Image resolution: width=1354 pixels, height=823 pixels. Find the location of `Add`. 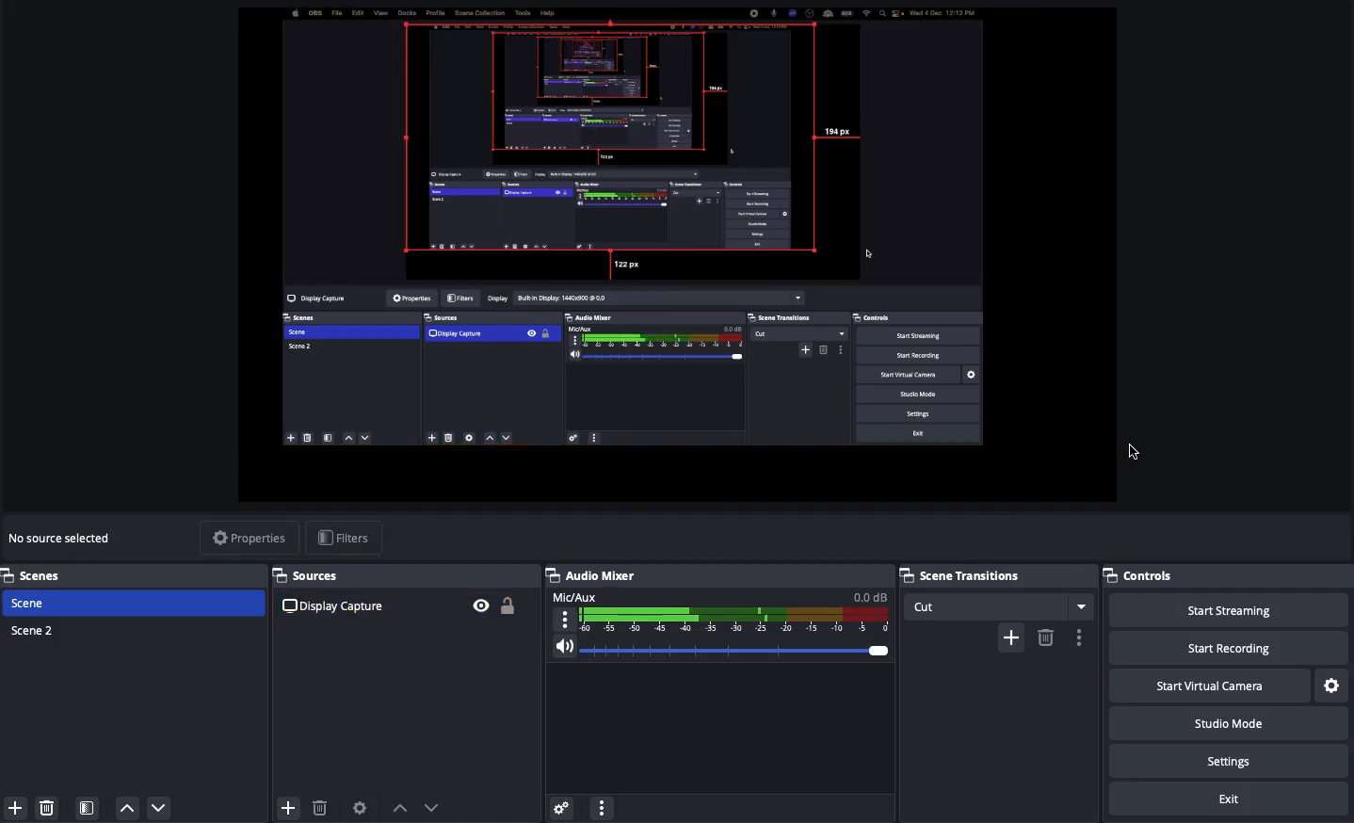

Add is located at coordinates (288, 806).